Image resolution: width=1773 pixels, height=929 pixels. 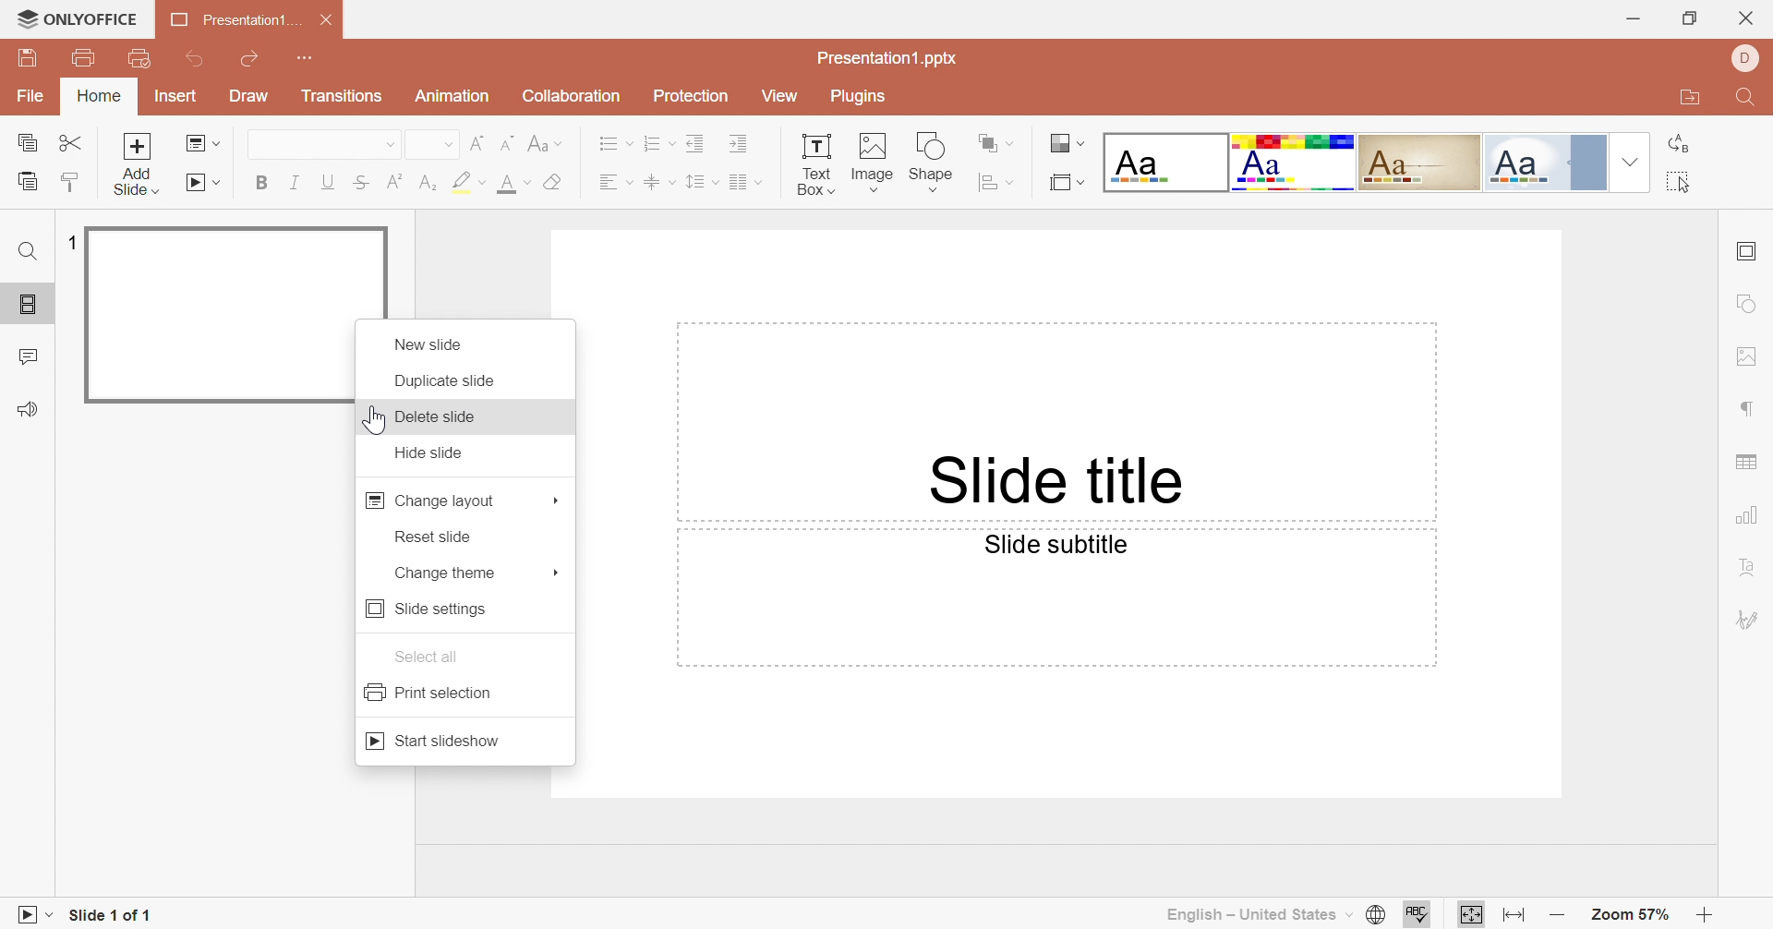 What do you see at coordinates (429, 690) in the screenshot?
I see `Print selection` at bounding box center [429, 690].